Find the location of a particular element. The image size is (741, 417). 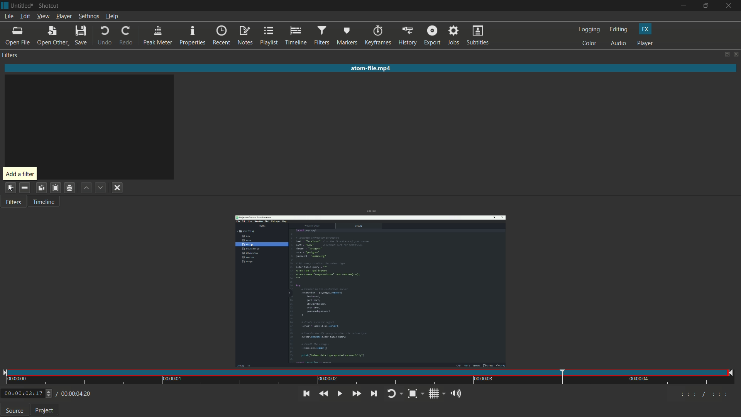

undo is located at coordinates (103, 36).